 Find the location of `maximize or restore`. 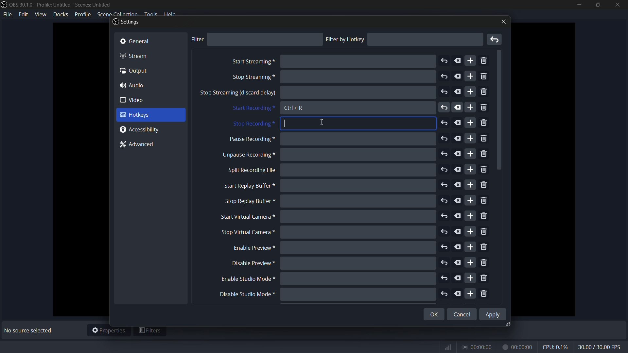

maximize or restore is located at coordinates (597, 5).